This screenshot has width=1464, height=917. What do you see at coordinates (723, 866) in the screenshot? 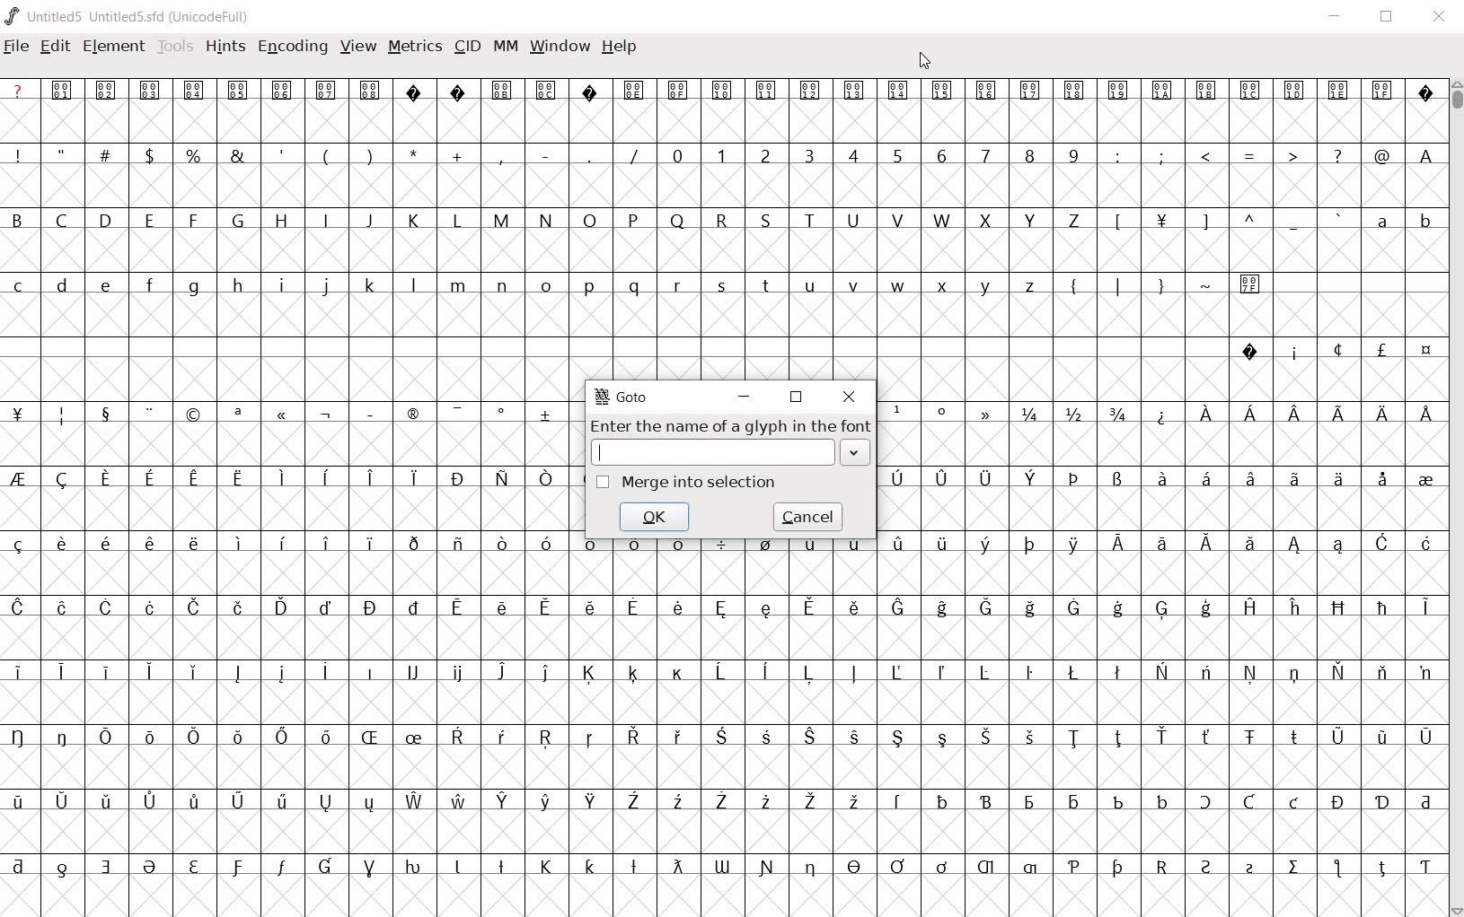
I see `Symbol` at bounding box center [723, 866].